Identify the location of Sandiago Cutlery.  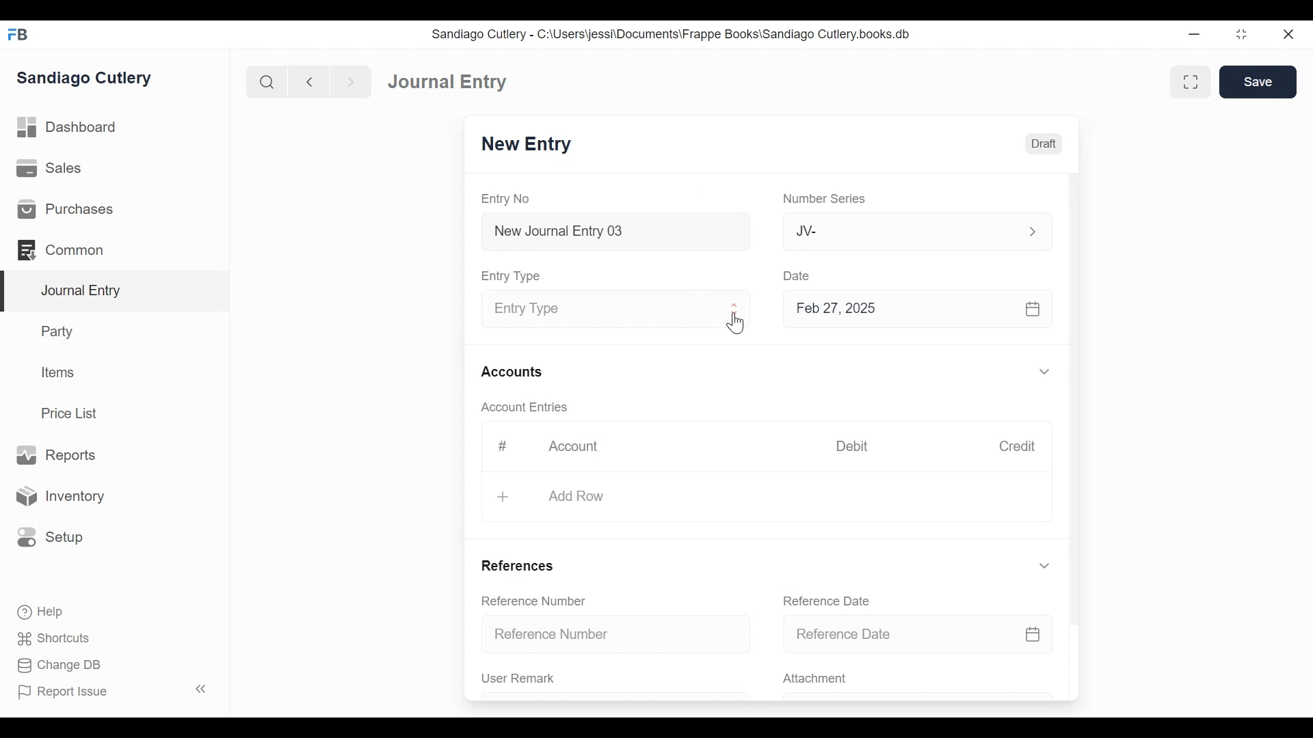
(86, 79).